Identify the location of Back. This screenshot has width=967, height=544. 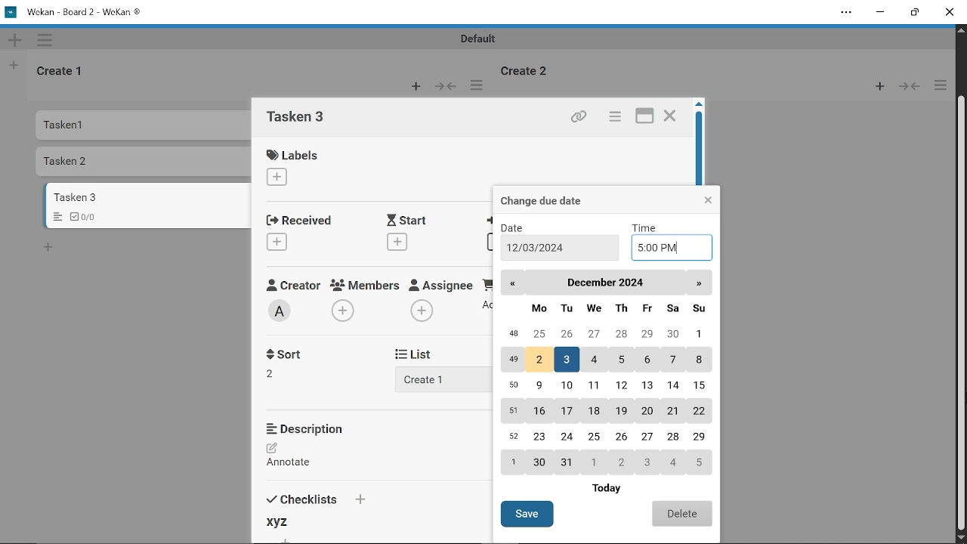
(514, 282).